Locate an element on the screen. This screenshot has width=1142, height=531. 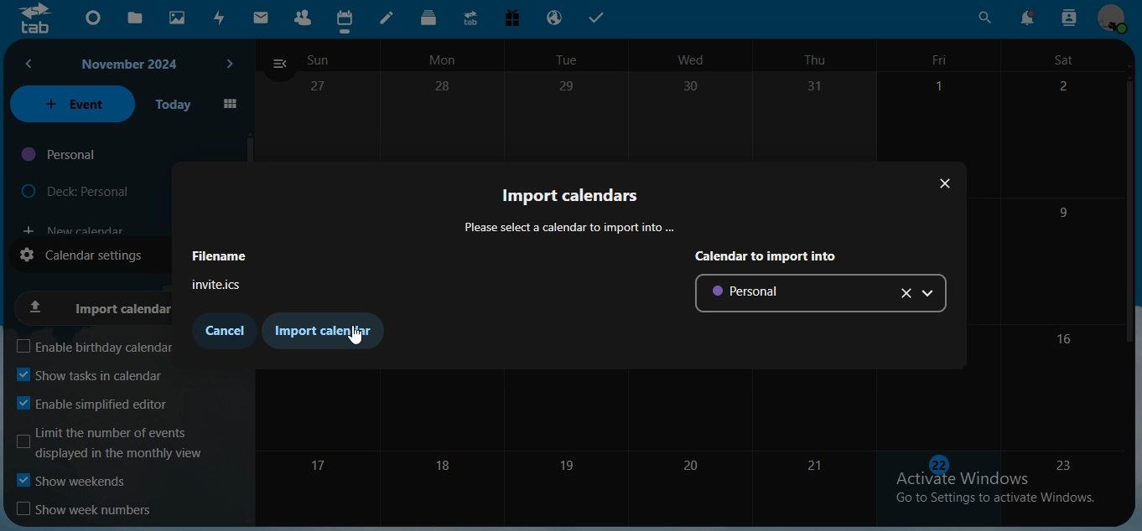
scrollbar is located at coordinates (1130, 209).